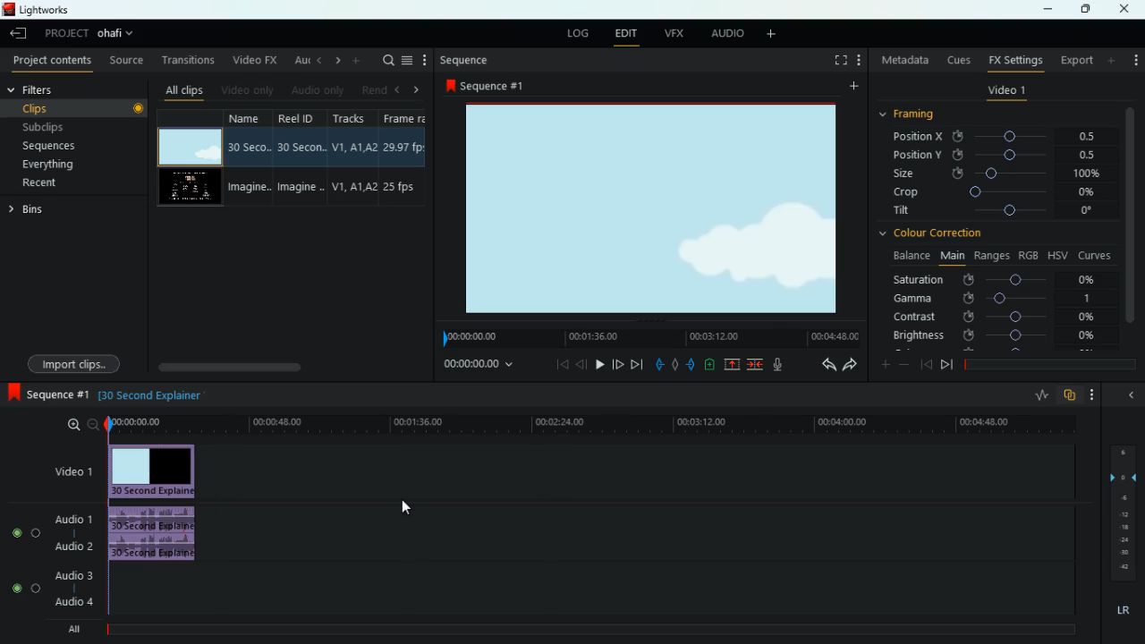  I want to click on tilt, so click(995, 213).